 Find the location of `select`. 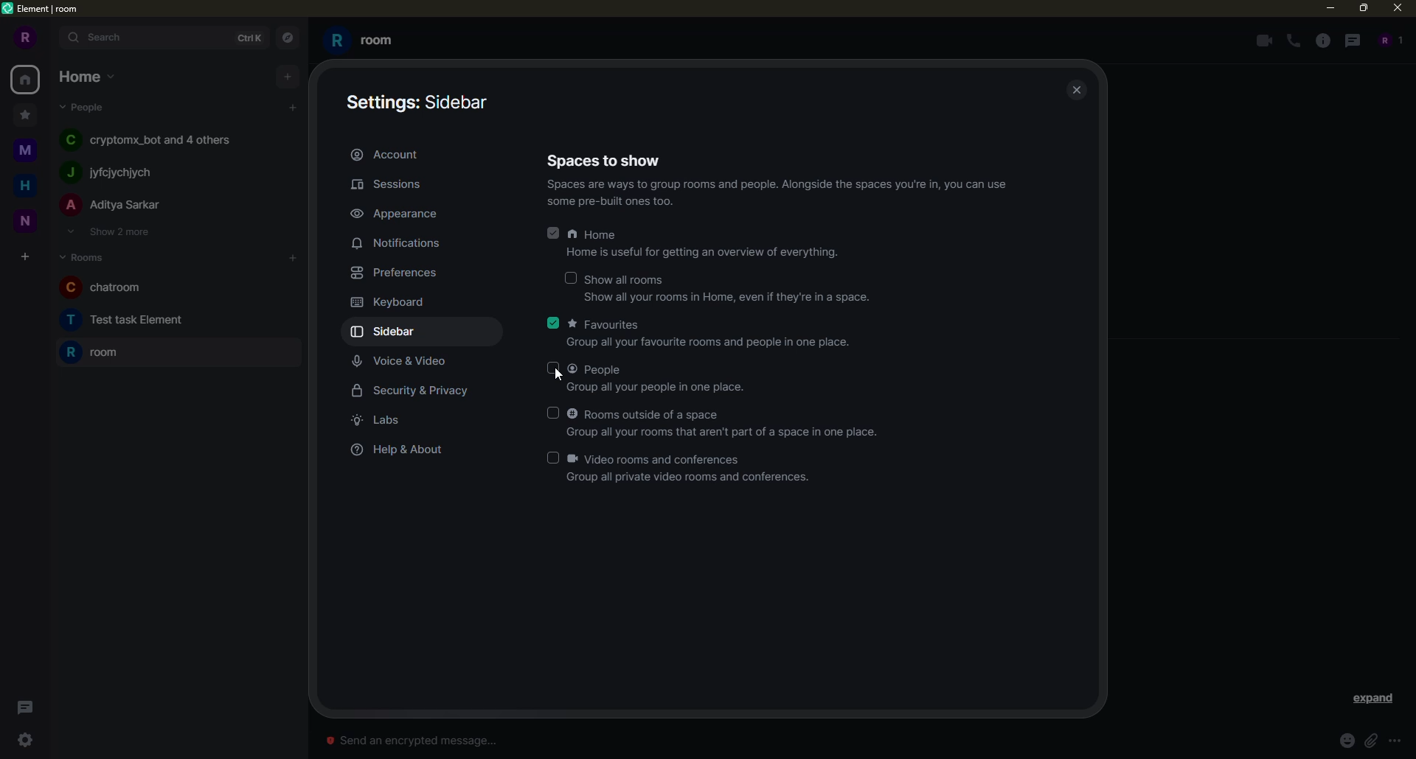

select is located at coordinates (553, 368).